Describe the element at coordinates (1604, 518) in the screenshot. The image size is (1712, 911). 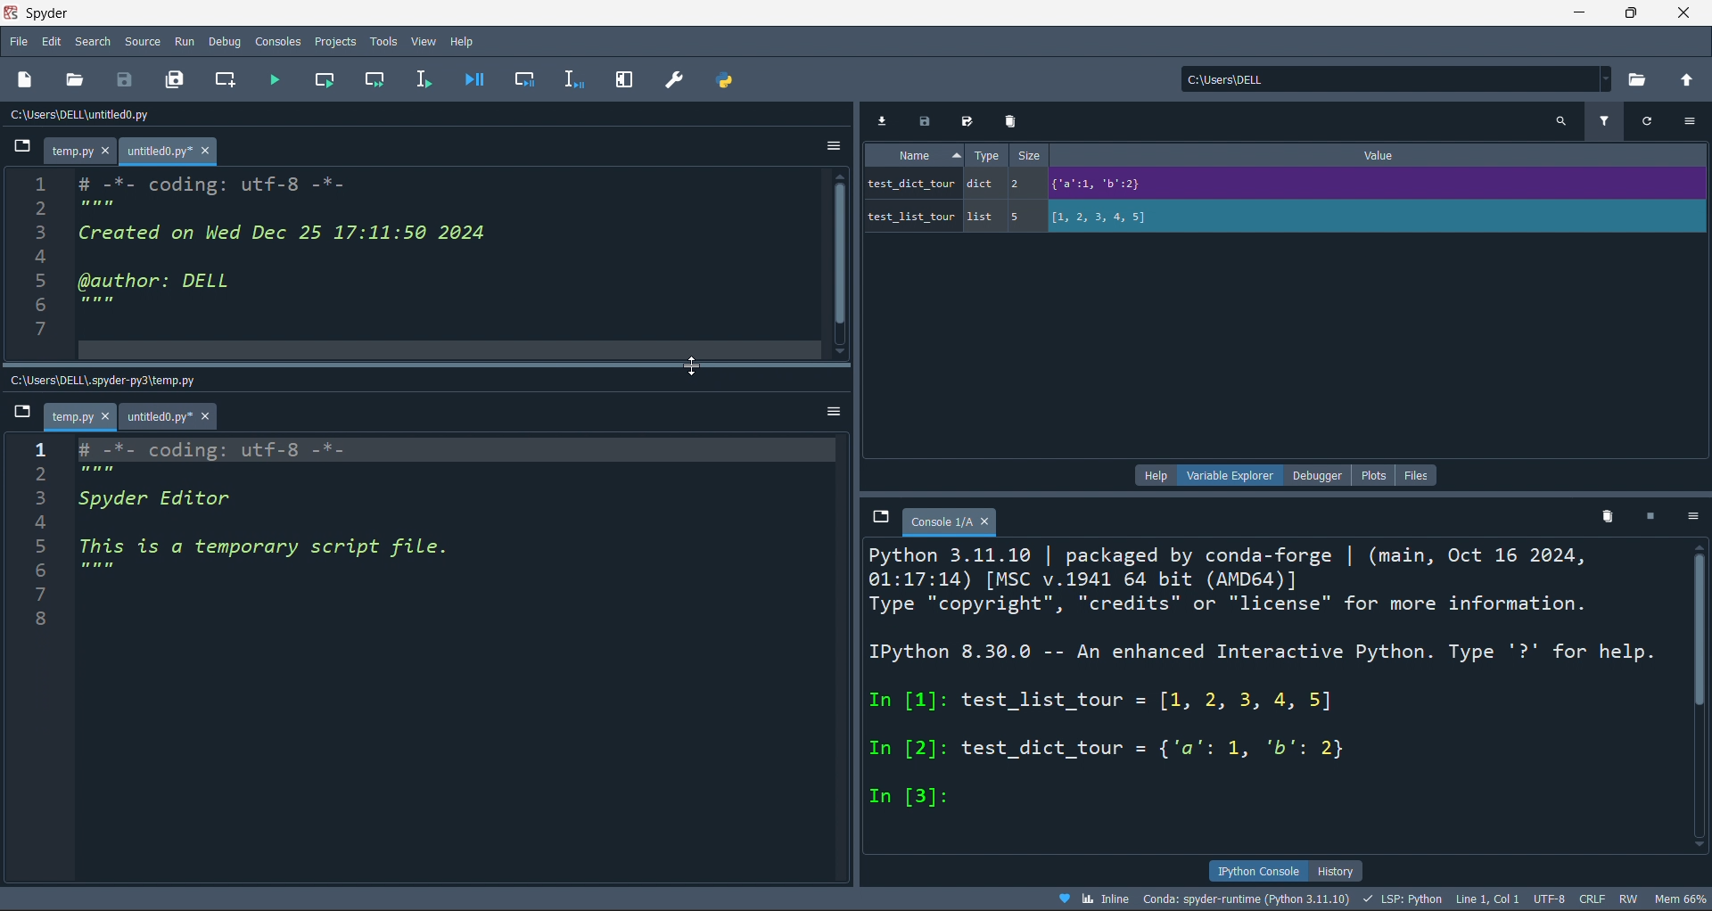
I see `delete` at that location.